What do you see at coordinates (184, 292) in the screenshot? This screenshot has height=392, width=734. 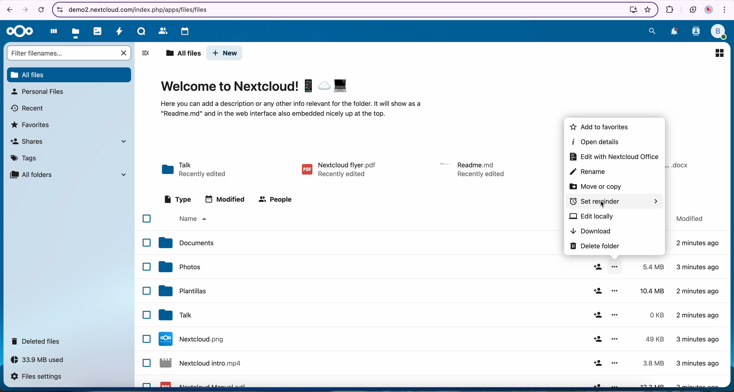 I see `templates` at bounding box center [184, 292].